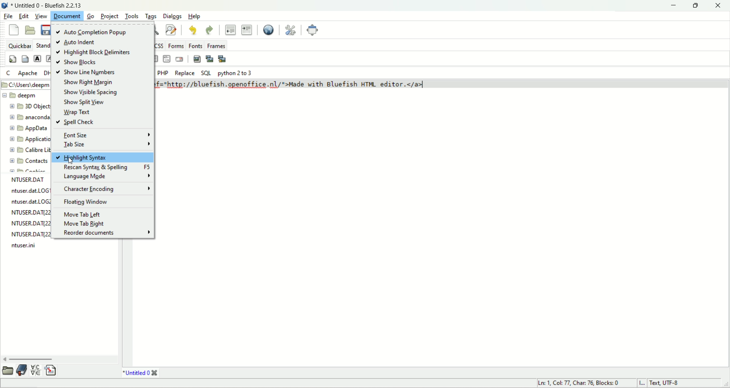 Image resolution: width=730 pixels, height=388 pixels. I want to click on show visible spacing, so click(89, 92).